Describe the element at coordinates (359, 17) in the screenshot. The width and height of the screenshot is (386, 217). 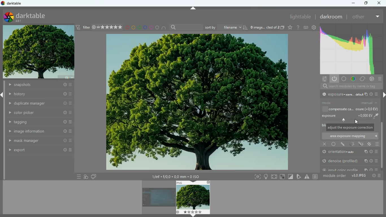
I see `other` at that location.